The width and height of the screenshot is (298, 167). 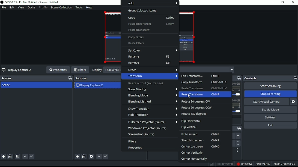 What do you see at coordinates (238, 145) in the screenshot?
I see `down arrow` at bounding box center [238, 145].